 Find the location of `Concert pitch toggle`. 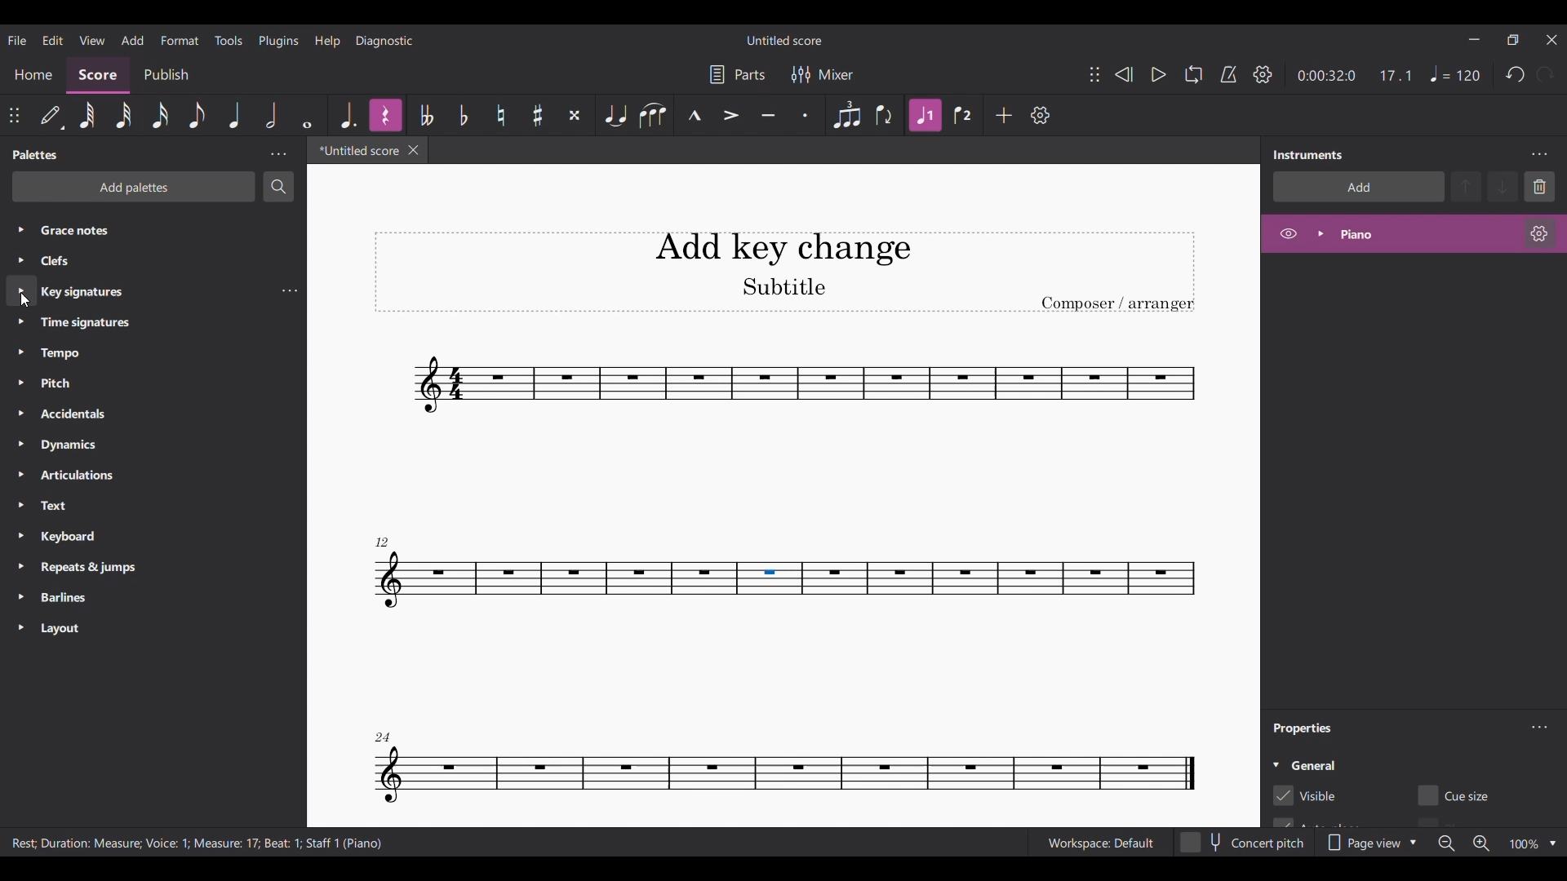

Concert pitch toggle is located at coordinates (1243, 843).